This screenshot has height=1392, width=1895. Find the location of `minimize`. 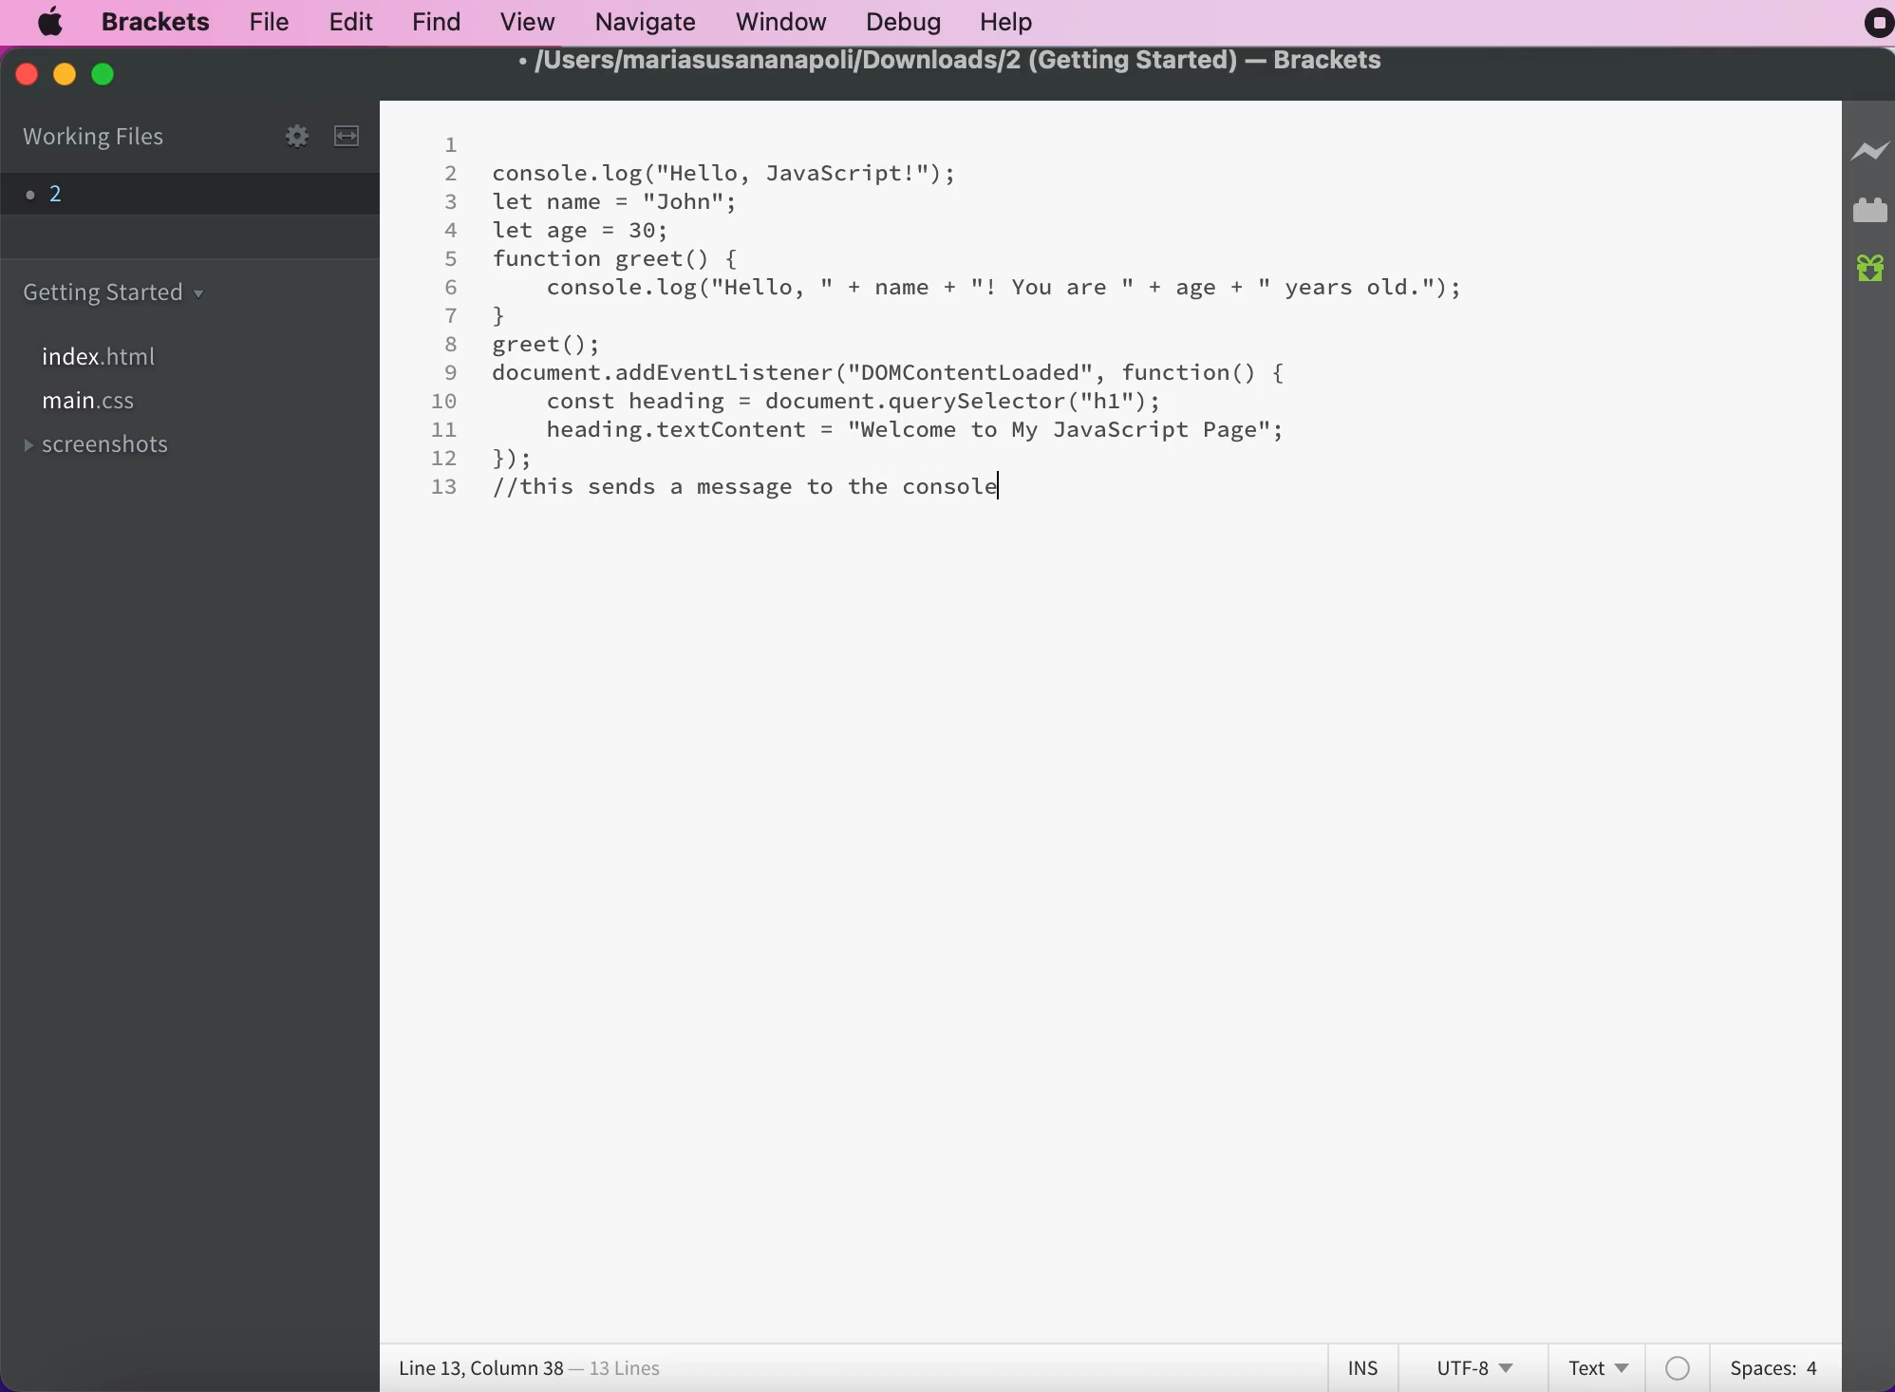

minimize is located at coordinates (64, 75).